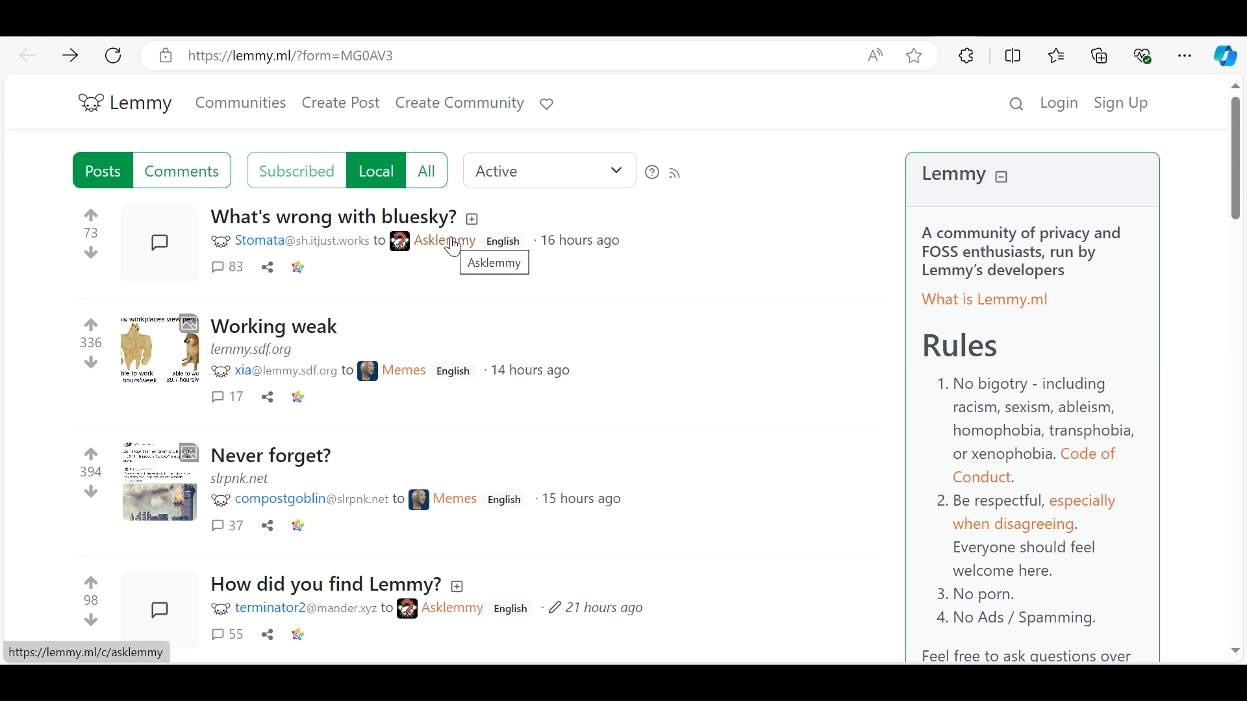  Describe the element at coordinates (966, 56) in the screenshot. I see `Extensions` at that location.